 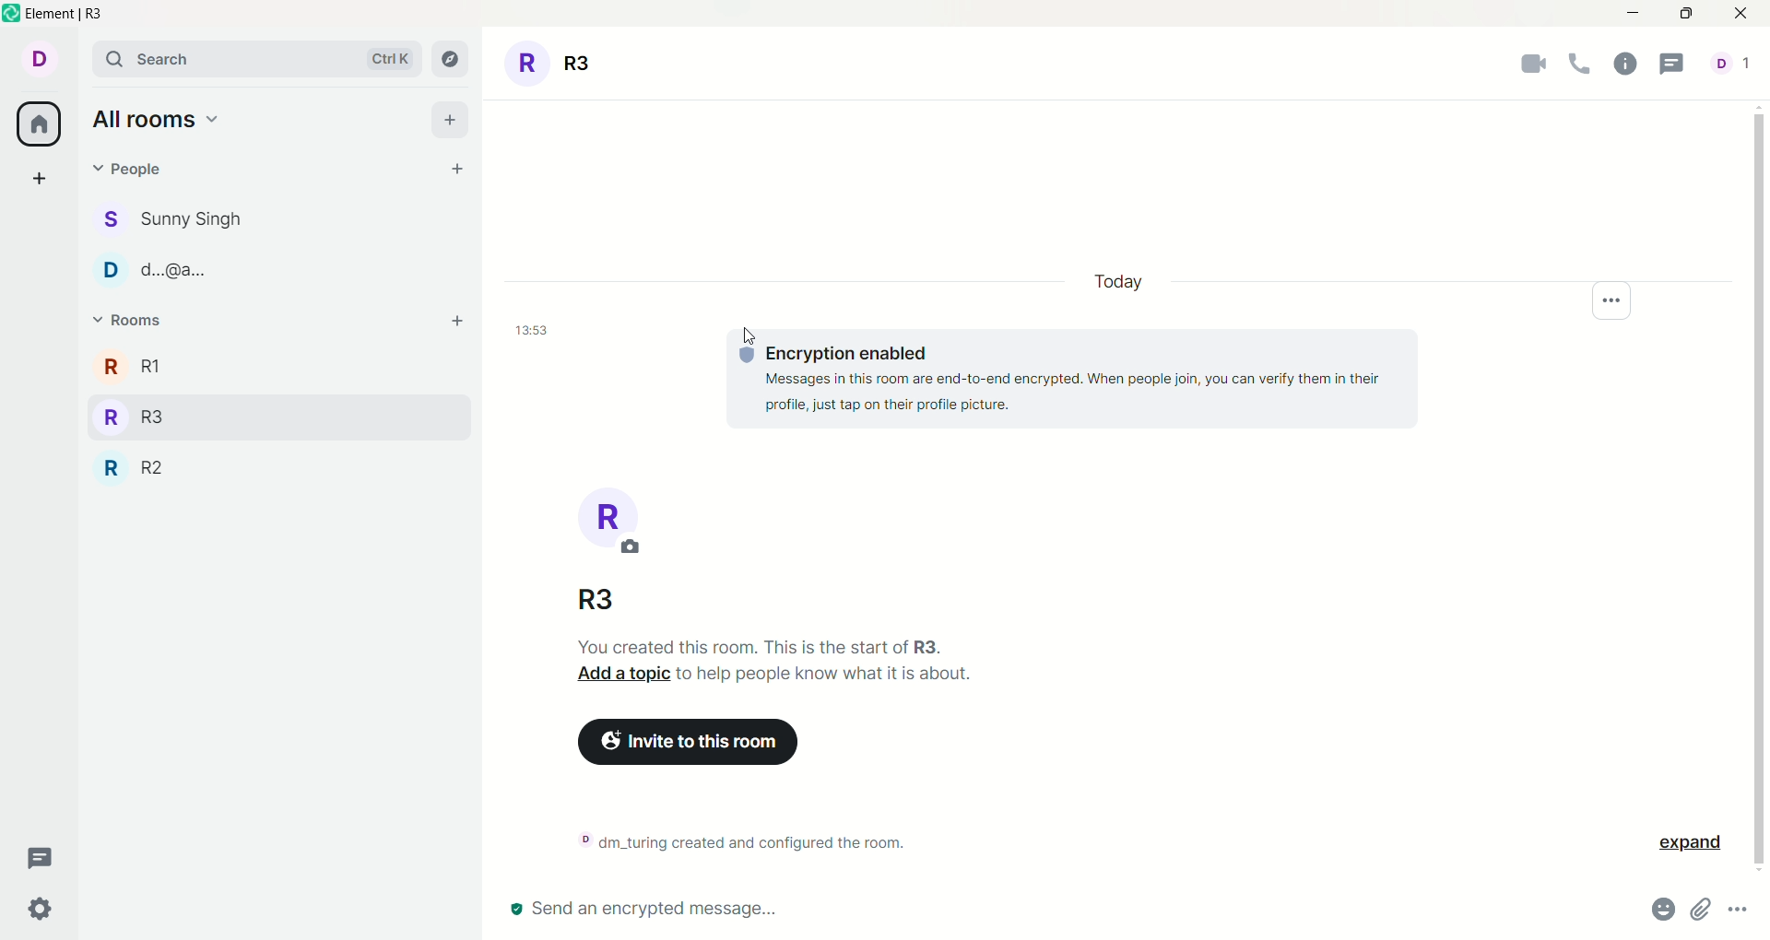 What do you see at coordinates (86, 15) in the screenshot?
I see `element` at bounding box center [86, 15].